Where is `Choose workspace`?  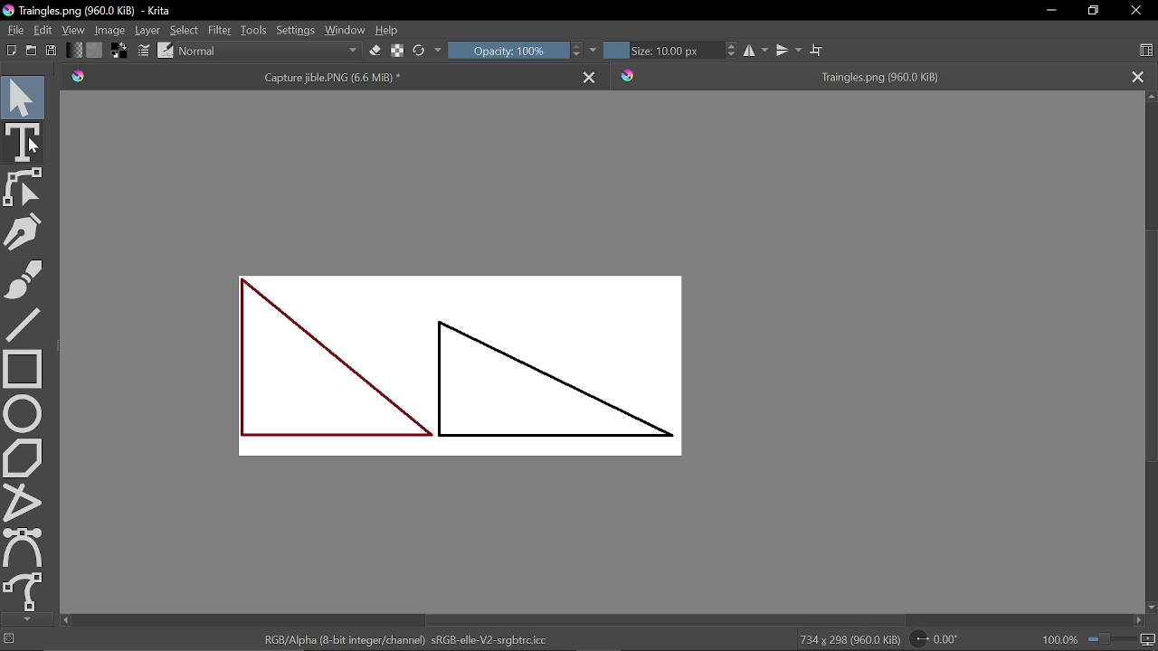
Choose workspace is located at coordinates (1145, 51).